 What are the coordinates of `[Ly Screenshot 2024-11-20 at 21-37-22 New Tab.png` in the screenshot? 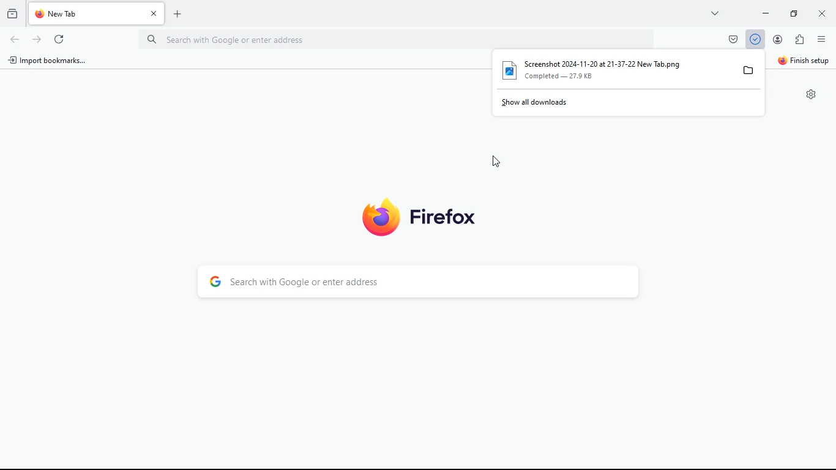 It's located at (589, 71).